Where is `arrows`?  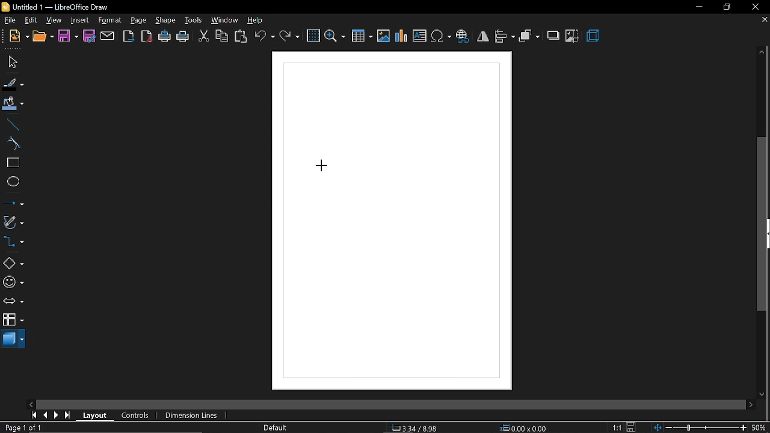 arrows is located at coordinates (13, 301).